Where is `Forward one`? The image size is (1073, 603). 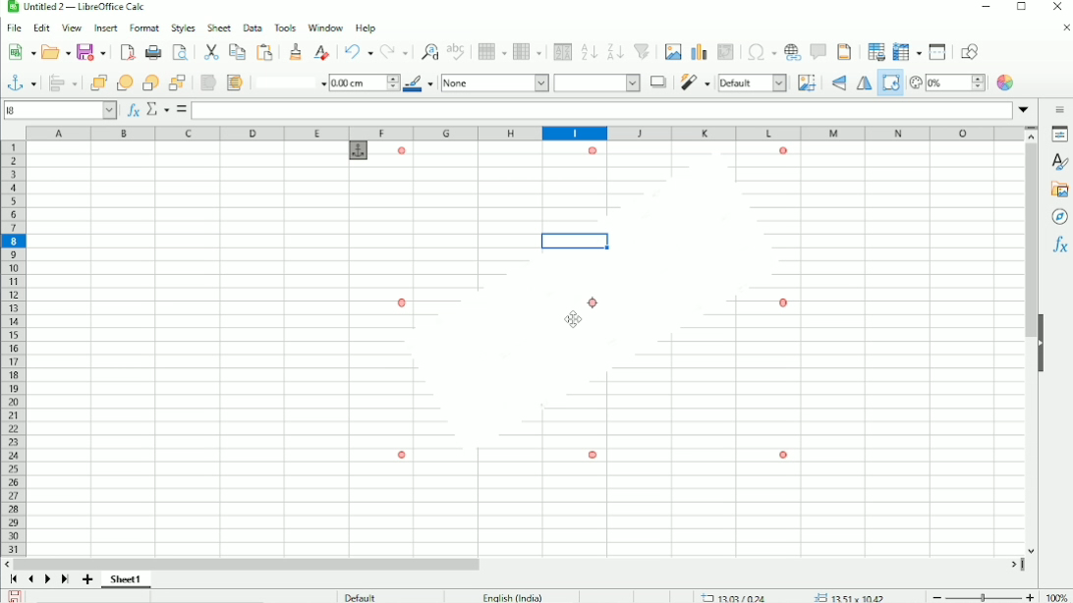 Forward one is located at coordinates (123, 82).